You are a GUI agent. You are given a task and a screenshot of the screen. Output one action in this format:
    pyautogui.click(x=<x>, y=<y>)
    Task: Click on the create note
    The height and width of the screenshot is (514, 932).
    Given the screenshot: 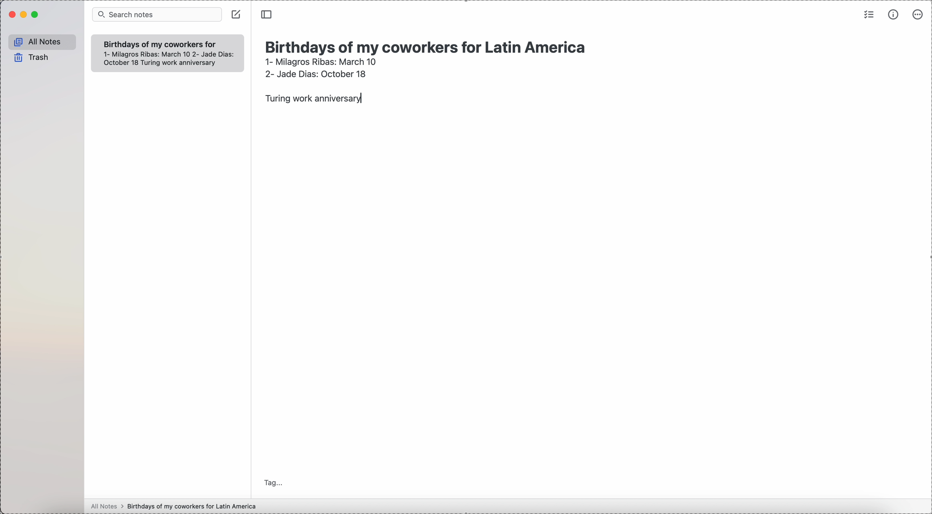 What is the action you would take?
    pyautogui.click(x=236, y=14)
    